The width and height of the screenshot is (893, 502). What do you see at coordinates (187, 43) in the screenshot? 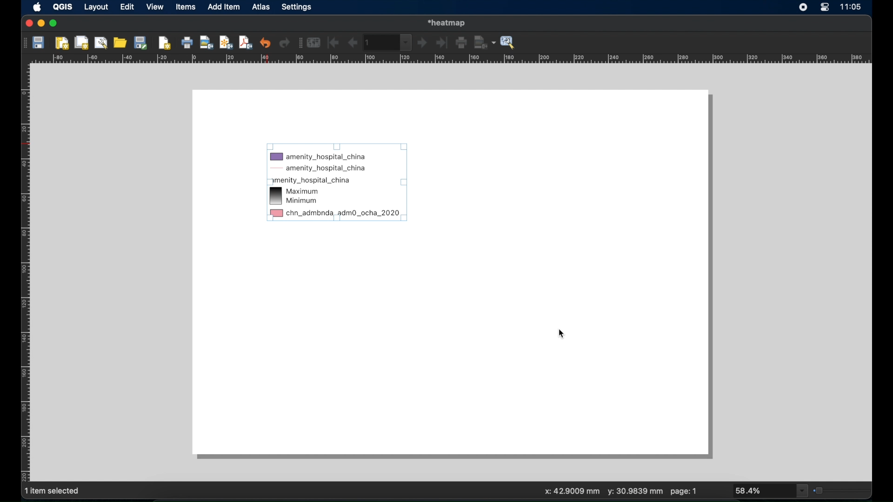
I see `print layout` at bounding box center [187, 43].